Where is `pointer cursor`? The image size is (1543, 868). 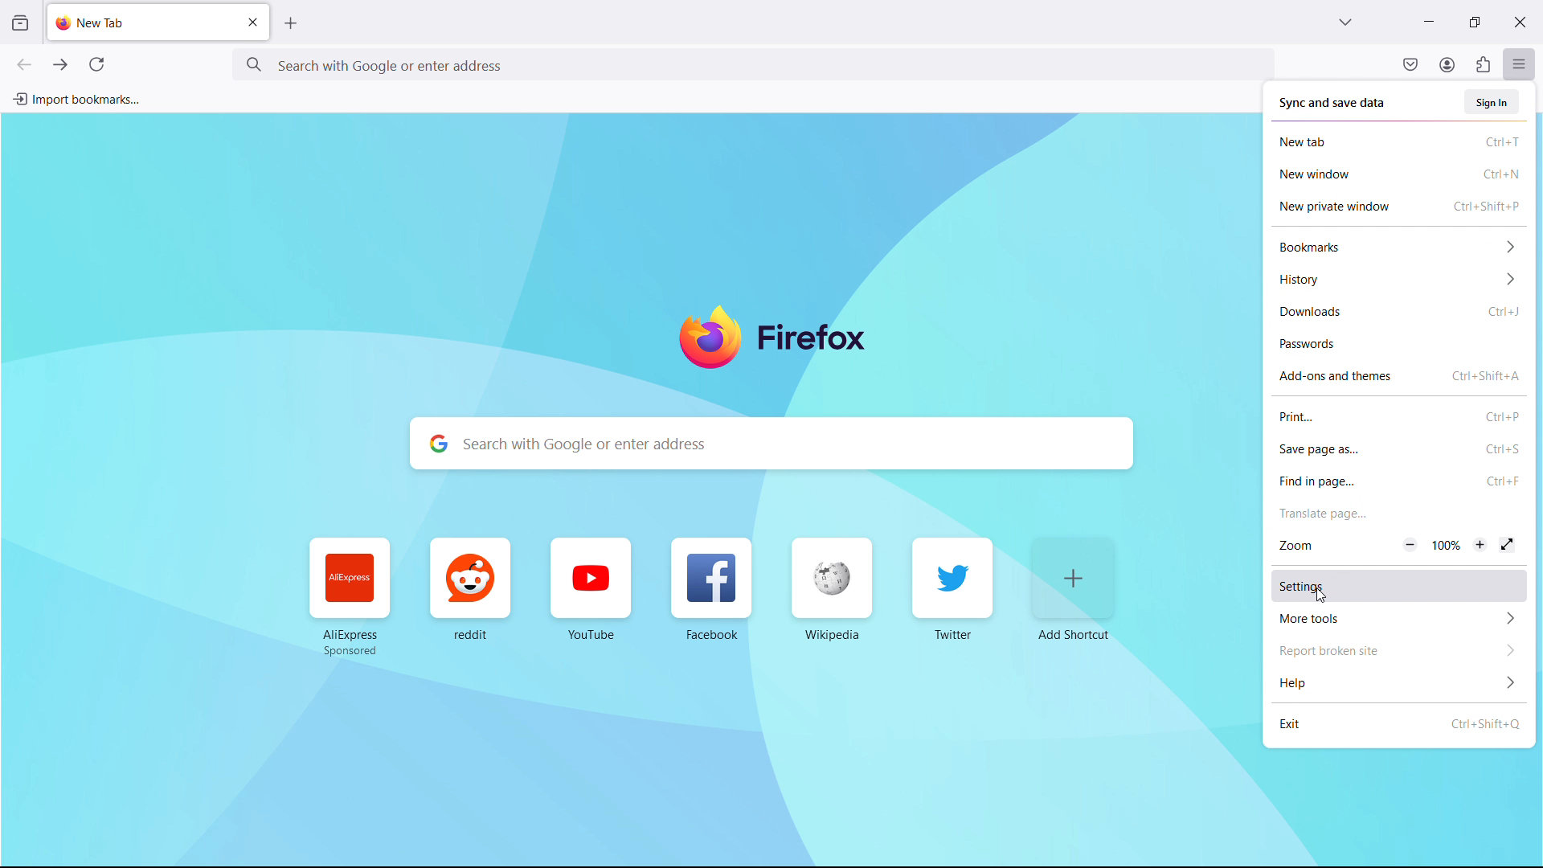 pointer cursor is located at coordinates (1319, 595).